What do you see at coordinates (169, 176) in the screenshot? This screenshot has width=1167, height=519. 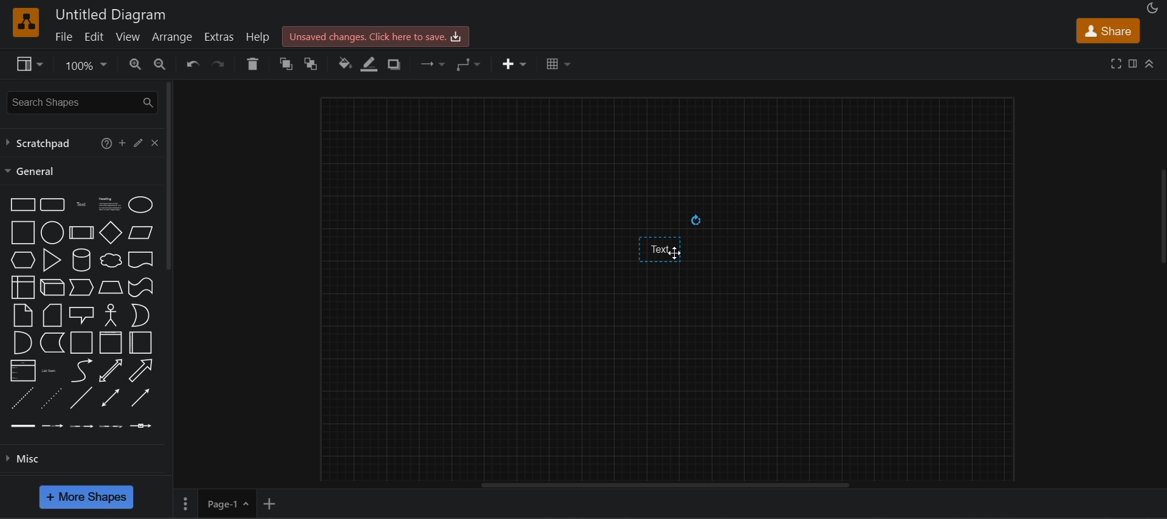 I see `vertical scroll bar` at bounding box center [169, 176].